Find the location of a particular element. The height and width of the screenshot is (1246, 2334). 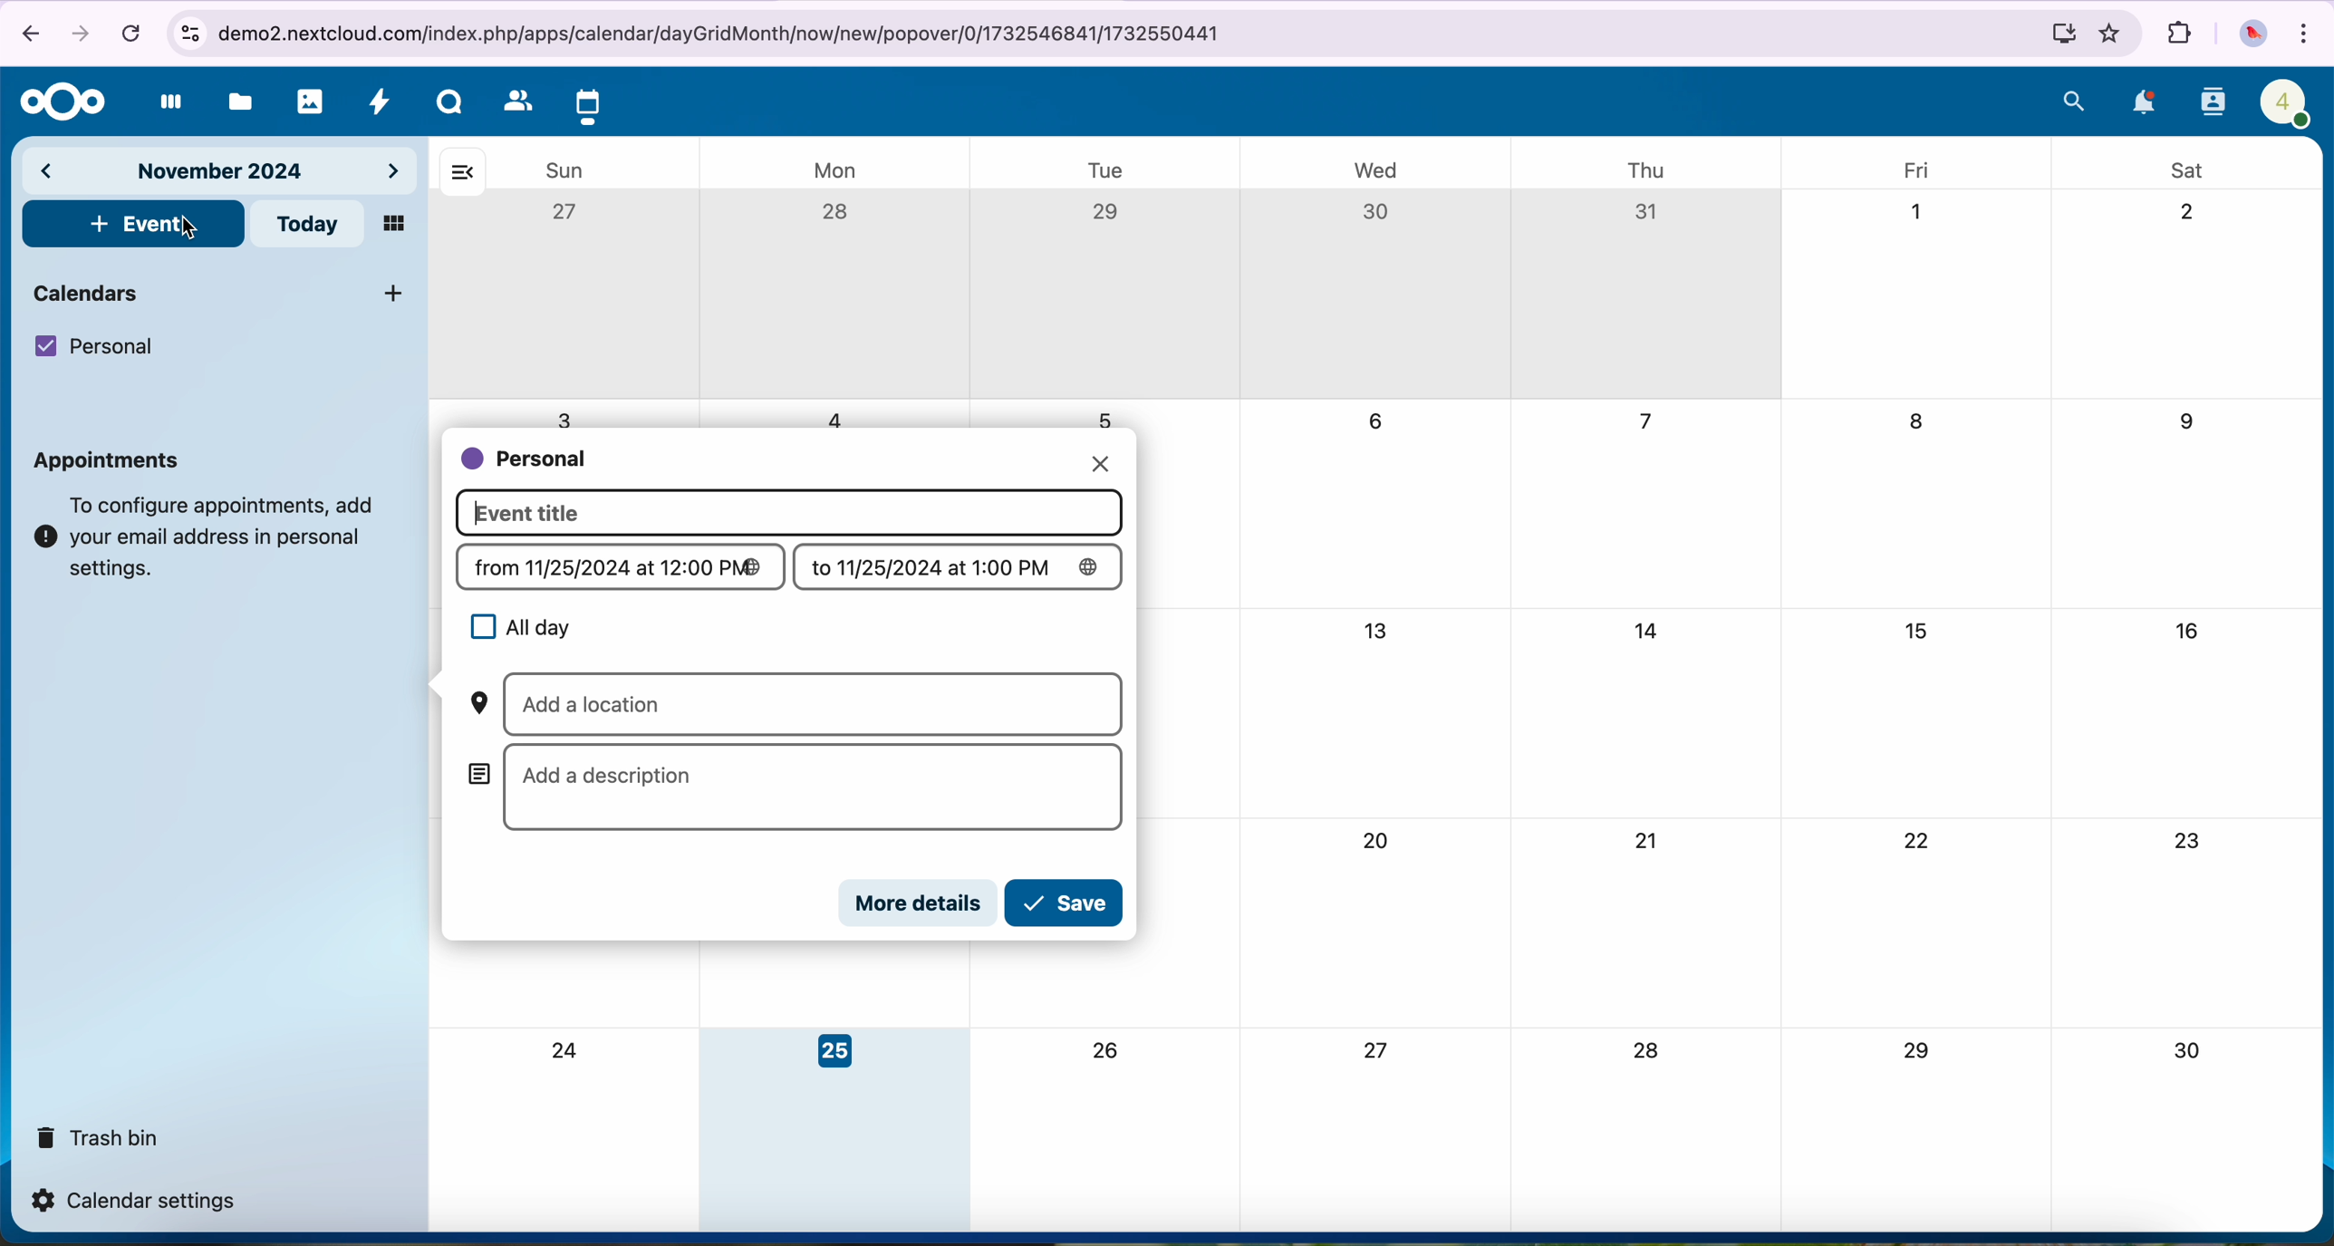

27 is located at coordinates (569, 213).